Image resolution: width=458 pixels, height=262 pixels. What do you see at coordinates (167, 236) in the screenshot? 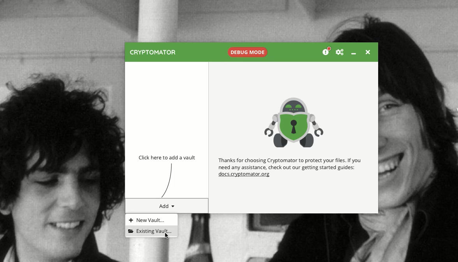
I see `Cursor` at bounding box center [167, 236].